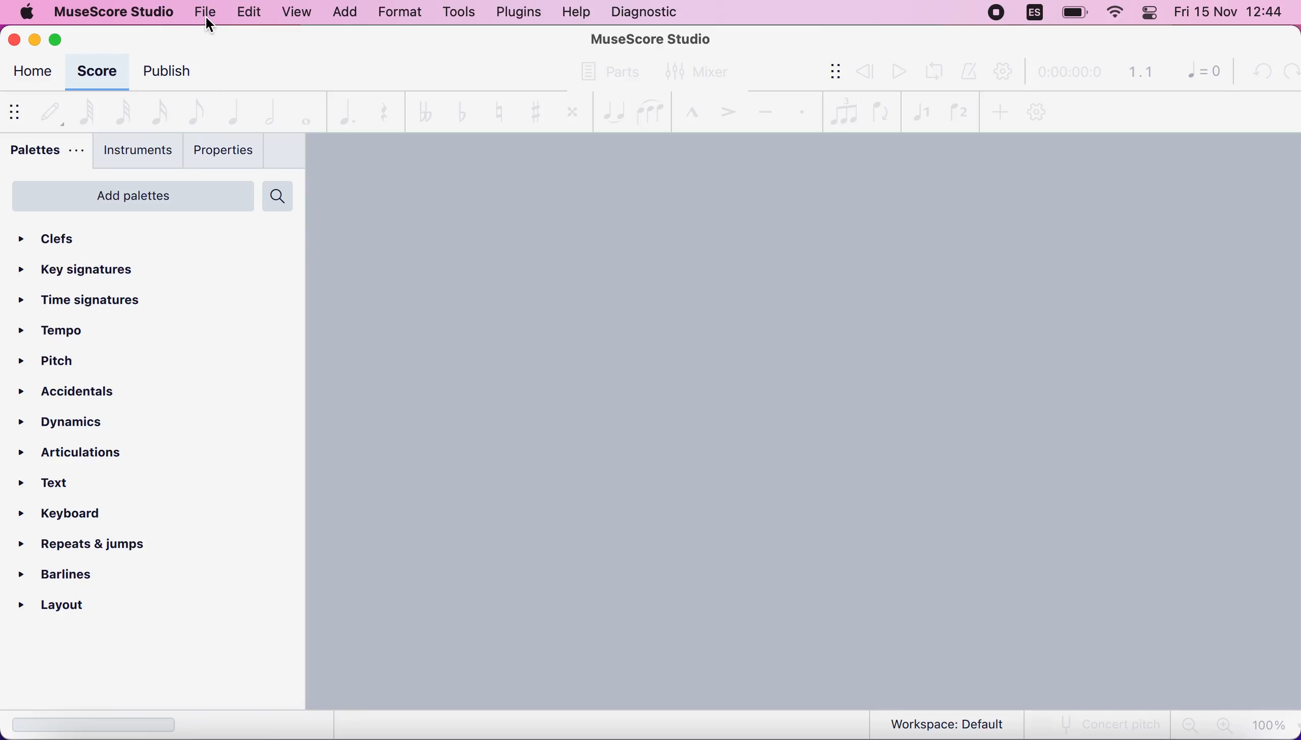 This screenshot has height=740, width=1301. I want to click on add, so click(999, 111).